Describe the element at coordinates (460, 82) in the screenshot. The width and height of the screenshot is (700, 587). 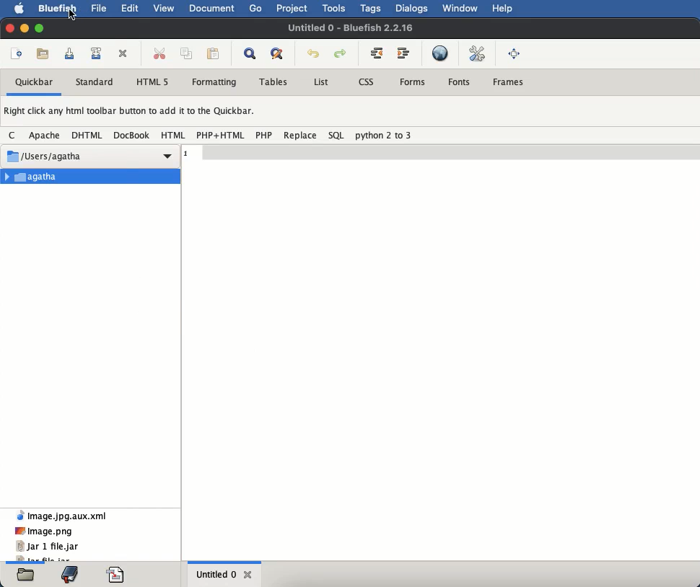
I see `fonts` at that location.